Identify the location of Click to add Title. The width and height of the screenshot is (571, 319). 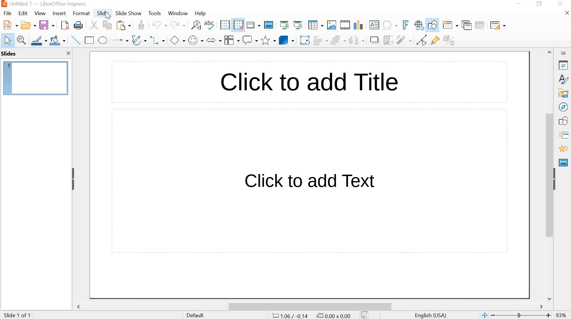
(324, 82).